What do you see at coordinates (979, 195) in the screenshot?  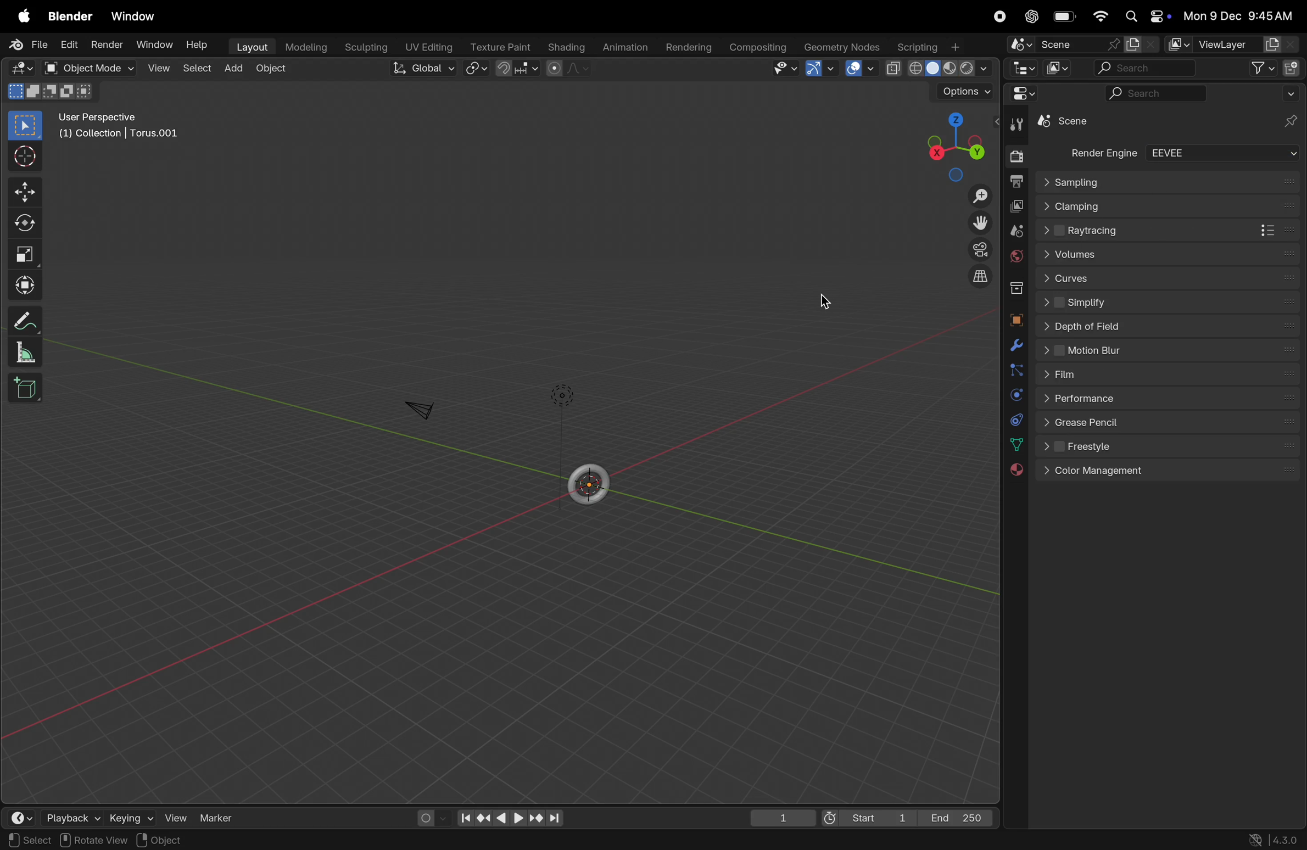 I see `Zoom in out` at bounding box center [979, 195].